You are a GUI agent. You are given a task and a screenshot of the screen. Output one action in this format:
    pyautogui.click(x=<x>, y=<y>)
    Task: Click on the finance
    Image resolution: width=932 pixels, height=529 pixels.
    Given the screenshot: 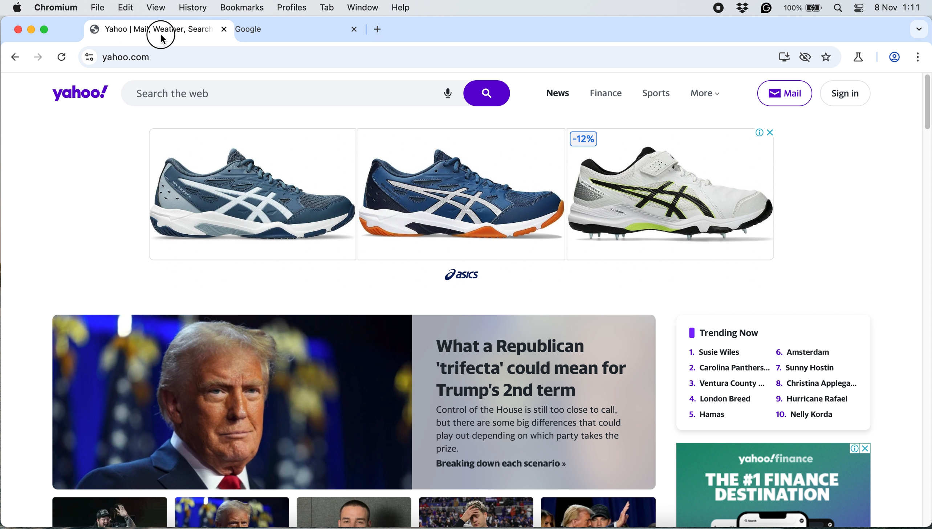 What is the action you would take?
    pyautogui.click(x=605, y=94)
    